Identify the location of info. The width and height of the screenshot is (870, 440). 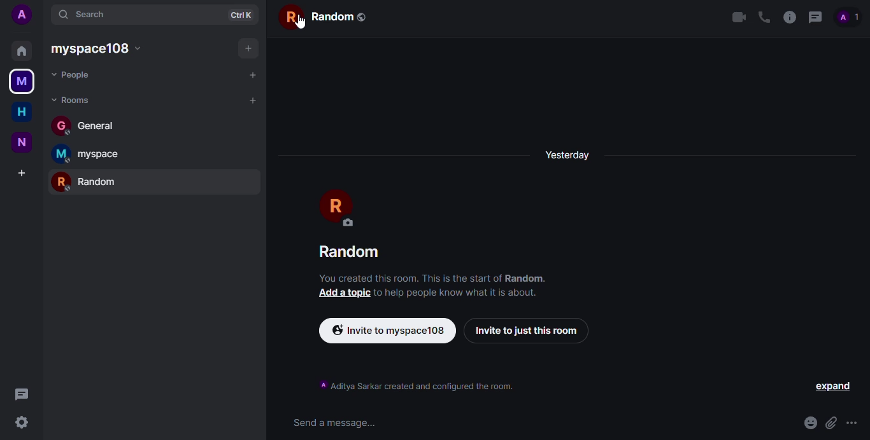
(790, 17).